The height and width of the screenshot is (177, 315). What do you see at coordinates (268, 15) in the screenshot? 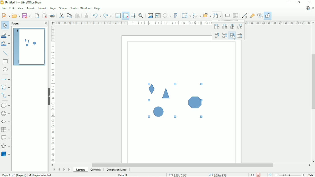
I see `Show draw functions` at bounding box center [268, 15].